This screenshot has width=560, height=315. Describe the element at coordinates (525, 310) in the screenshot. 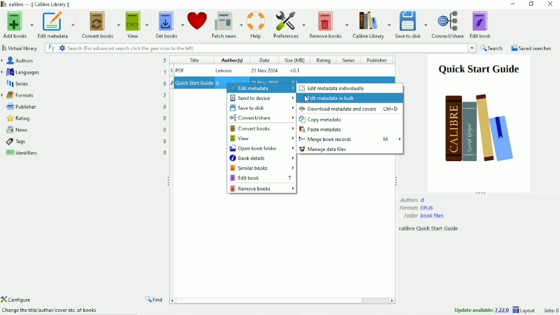

I see `Layout` at that location.